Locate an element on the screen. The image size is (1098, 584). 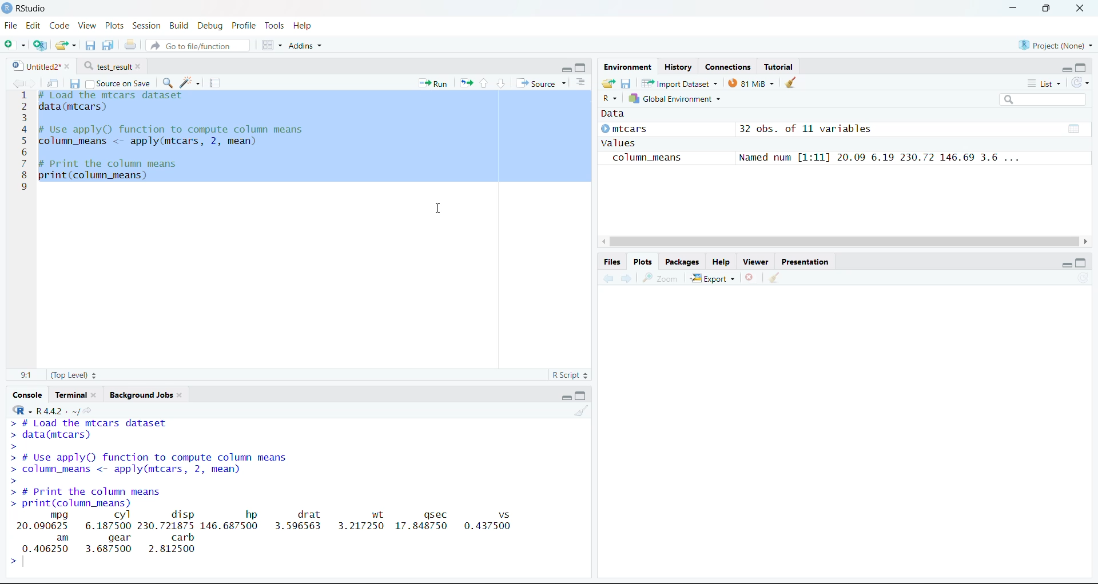
RStudio is located at coordinates (30, 8).